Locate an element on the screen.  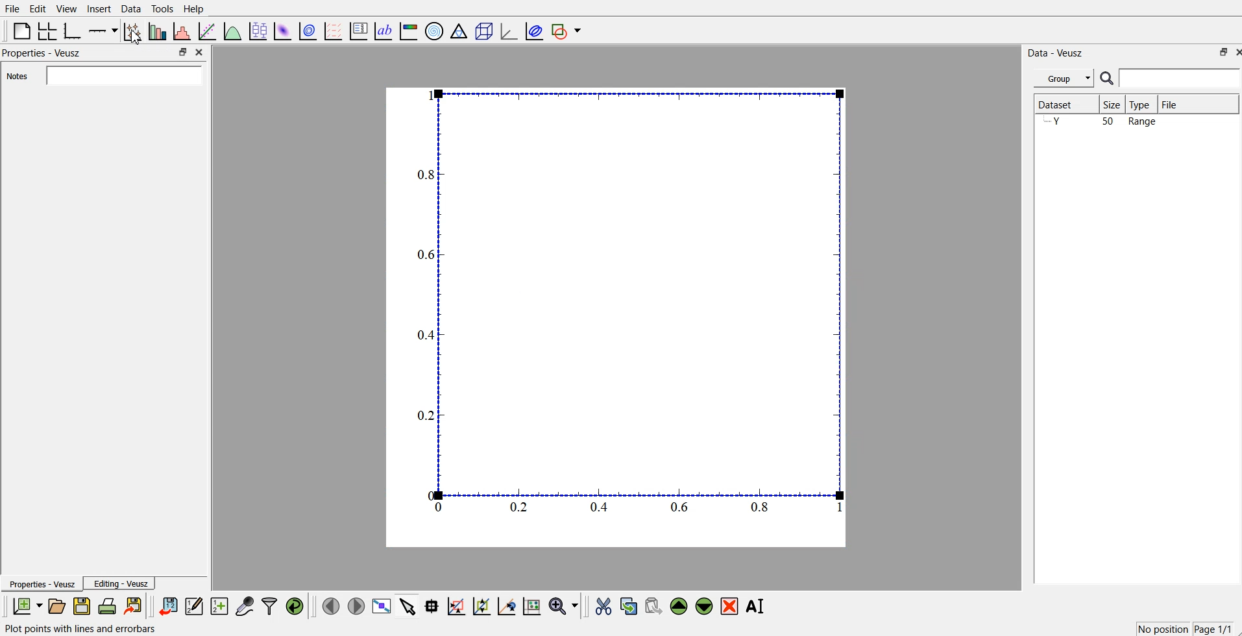
polar graph is located at coordinates (435, 30).